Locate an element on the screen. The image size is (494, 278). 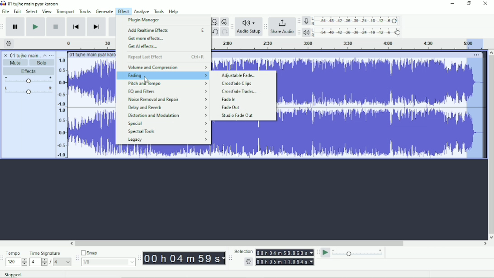
Collapse is located at coordinates (46, 56).